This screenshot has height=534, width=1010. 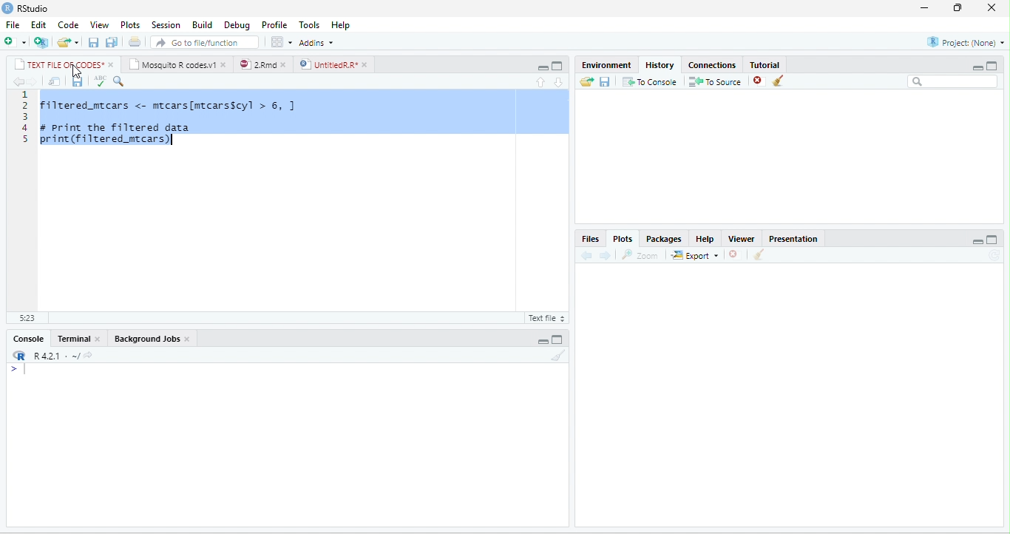 What do you see at coordinates (225, 66) in the screenshot?
I see `close` at bounding box center [225, 66].